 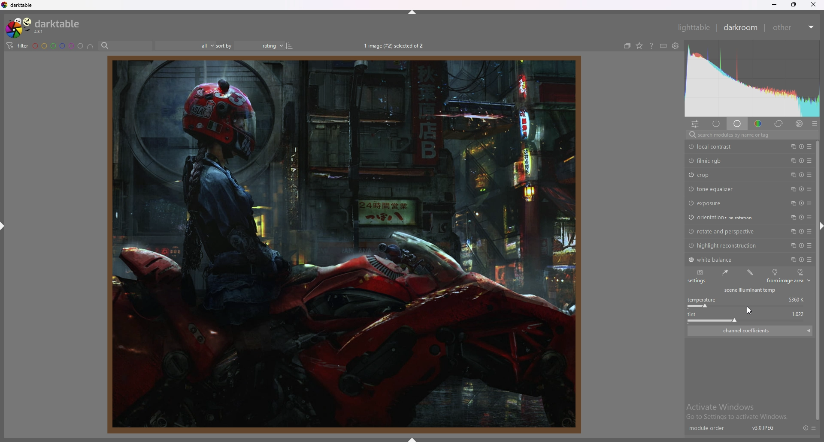 I want to click on minimize, so click(x=773, y=5).